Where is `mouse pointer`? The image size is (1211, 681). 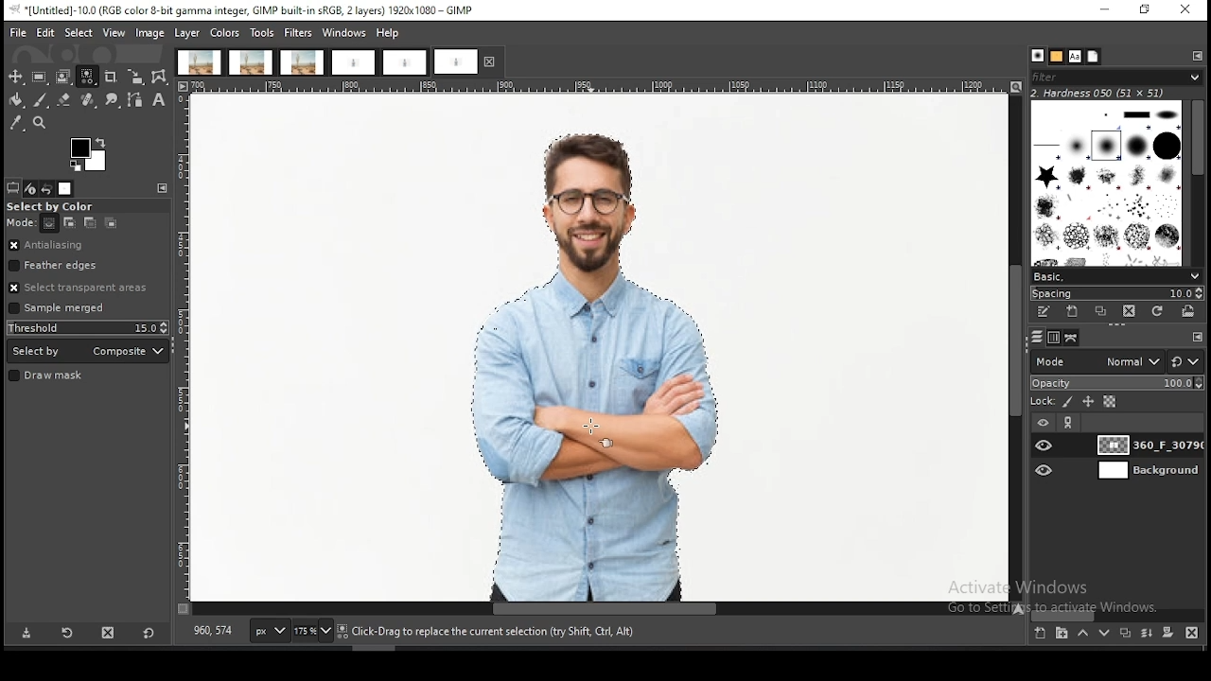
mouse pointer is located at coordinates (589, 428).